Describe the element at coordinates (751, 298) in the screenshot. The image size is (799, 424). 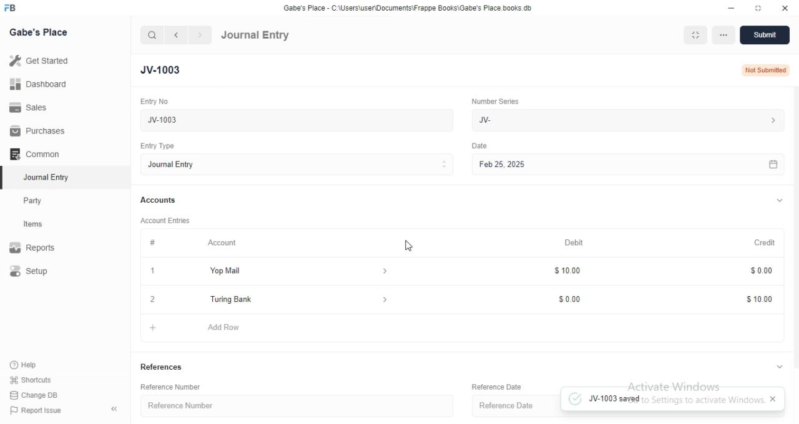
I see `$10.00` at that location.